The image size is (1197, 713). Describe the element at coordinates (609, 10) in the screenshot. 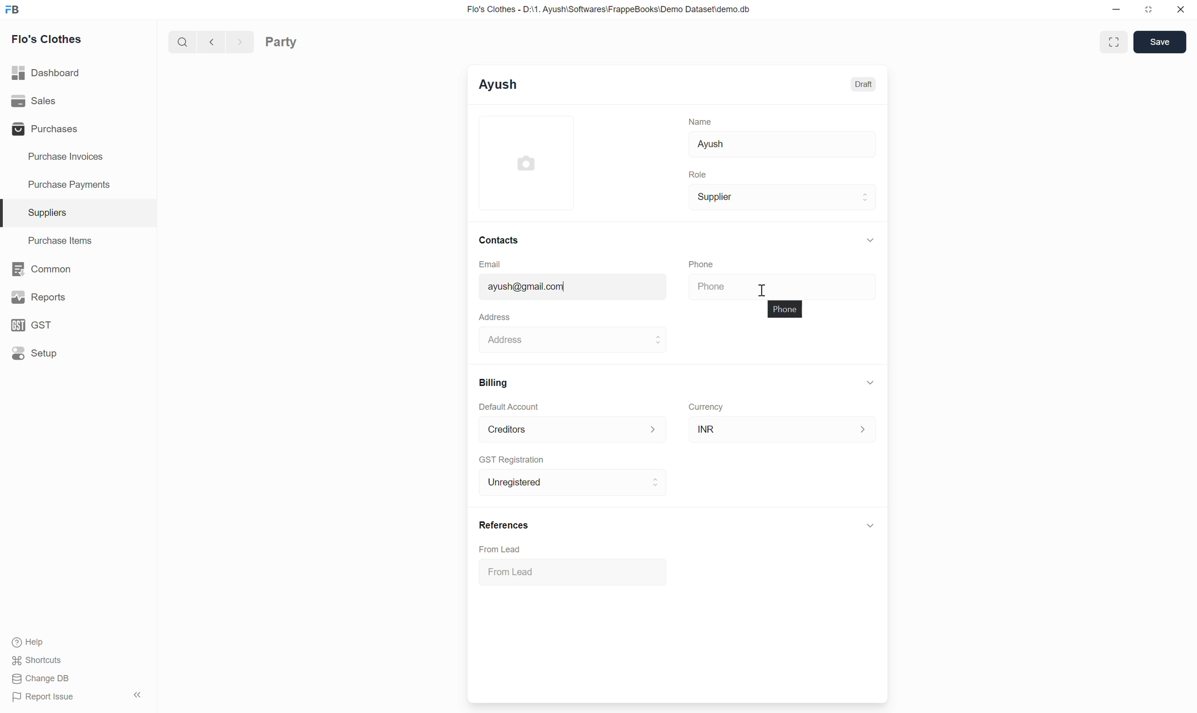

I see `Flo's Clothes - D:\1. Ayush\Softwares\FrappeBooks\Demo Dataset\demo.db` at that location.